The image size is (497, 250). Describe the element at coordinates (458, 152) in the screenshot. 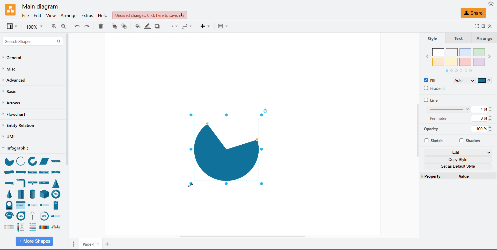

I see `Edit options ` at that location.